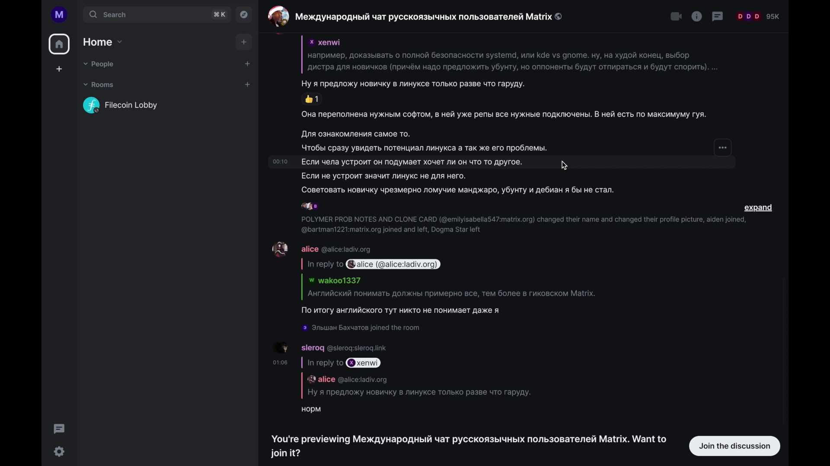  What do you see at coordinates (429, 16) in the screenshot?
I see `Международный чат русскоязычных пользователей Matrix` at bounding box center [429, 16].